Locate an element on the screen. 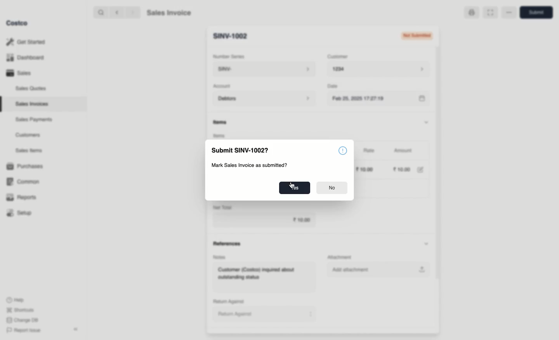 This screenshot has width=559, height=340. Sales Payments is located at coordinates (32, 120).